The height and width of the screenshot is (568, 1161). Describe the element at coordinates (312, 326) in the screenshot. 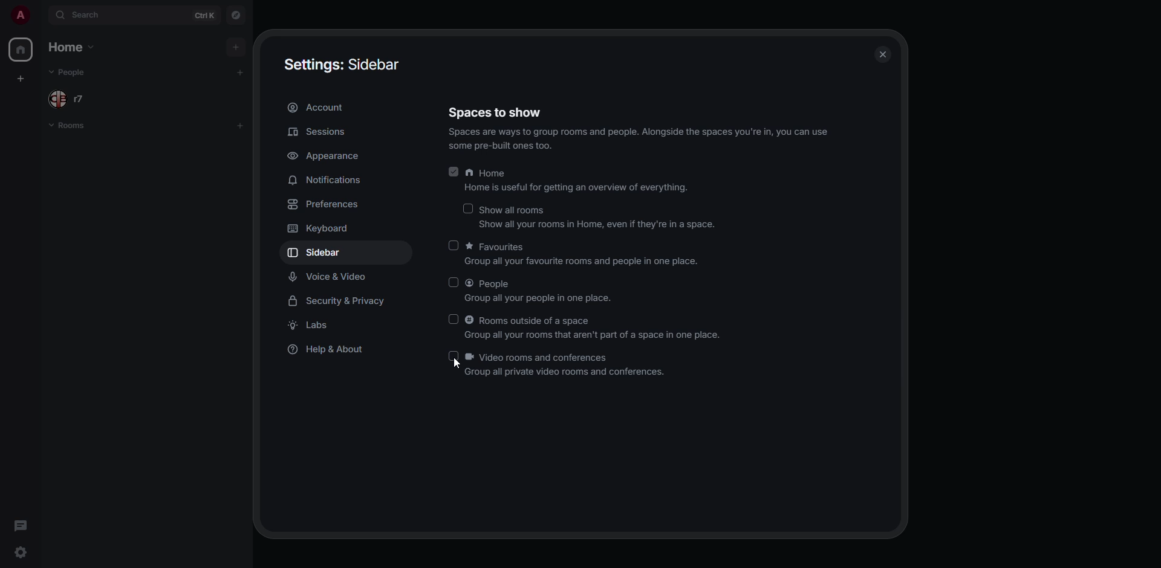

I see `labs` at that location.